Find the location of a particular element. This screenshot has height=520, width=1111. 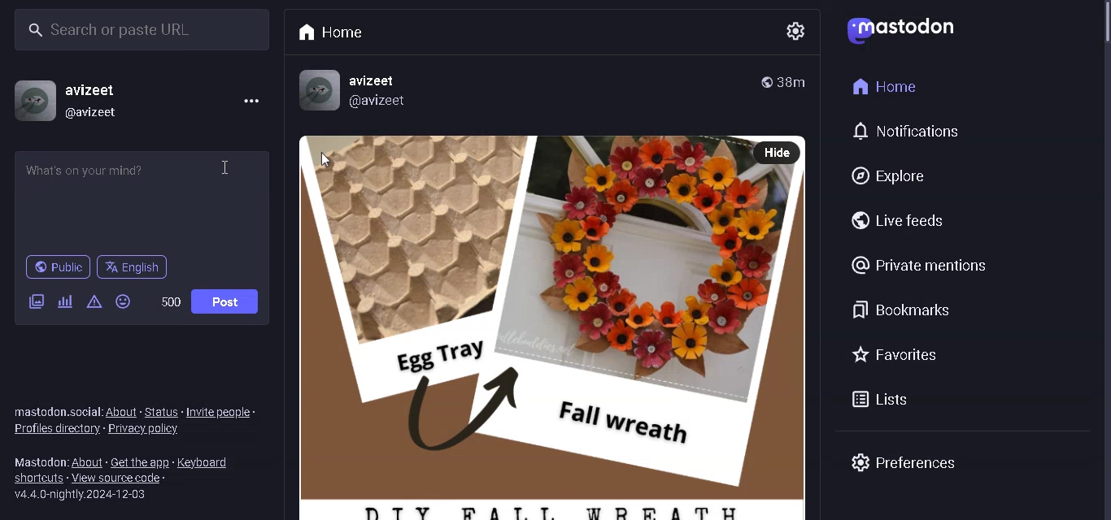

private mentions is located at coordinates (920, 266).